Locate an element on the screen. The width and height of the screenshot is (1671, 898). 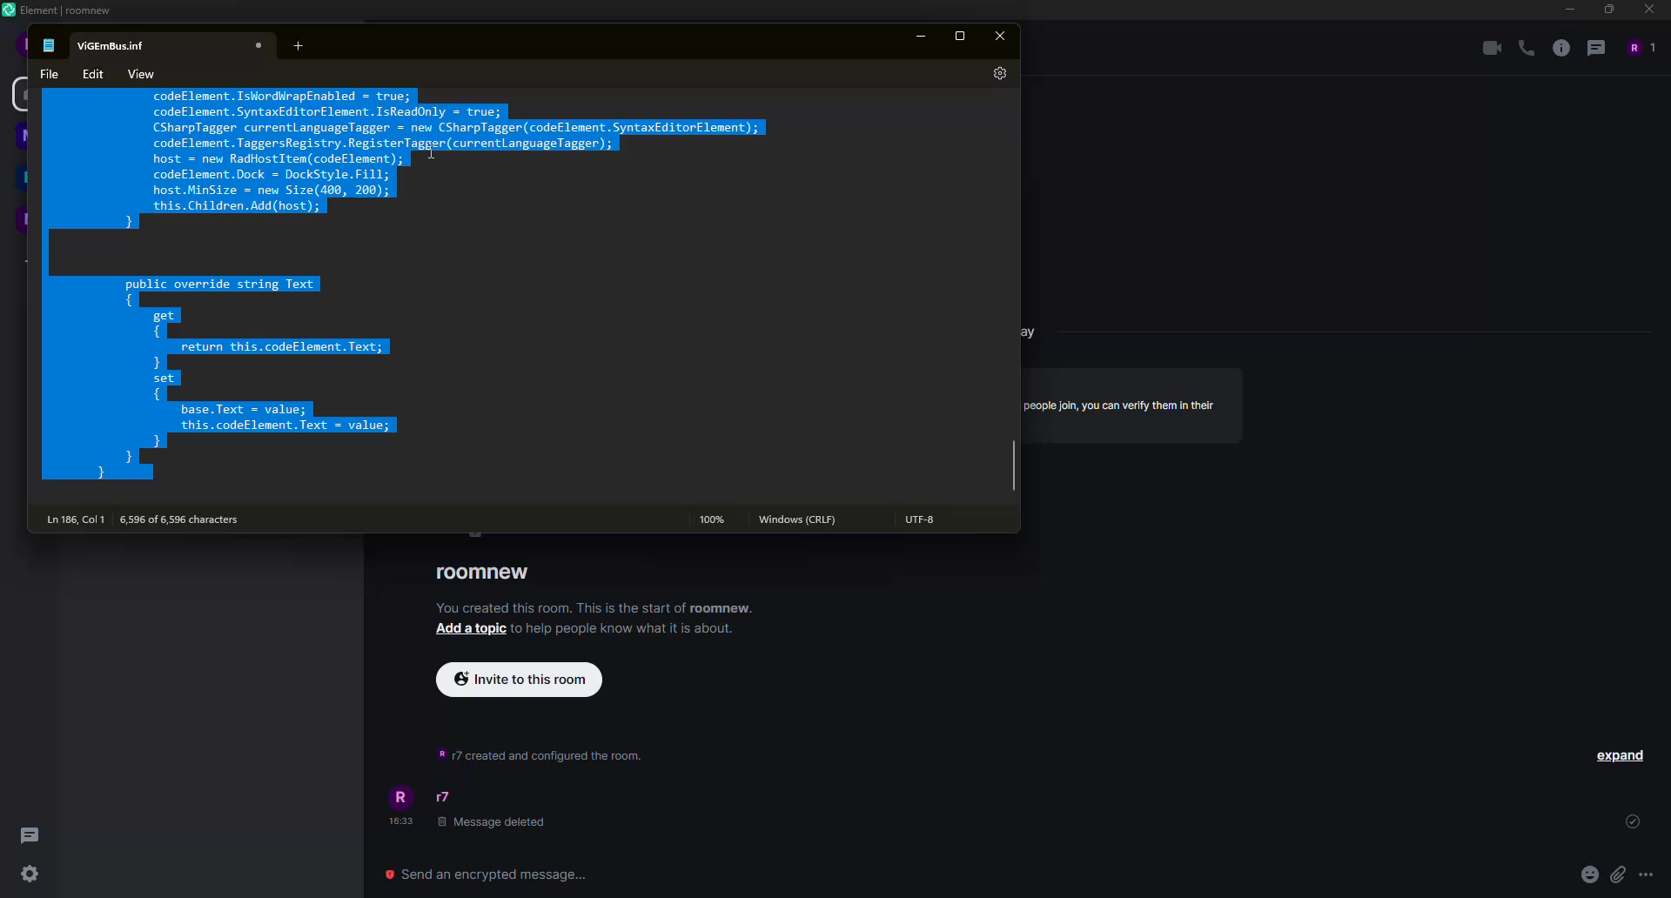
emoji is located at coordinates (1588, 874).